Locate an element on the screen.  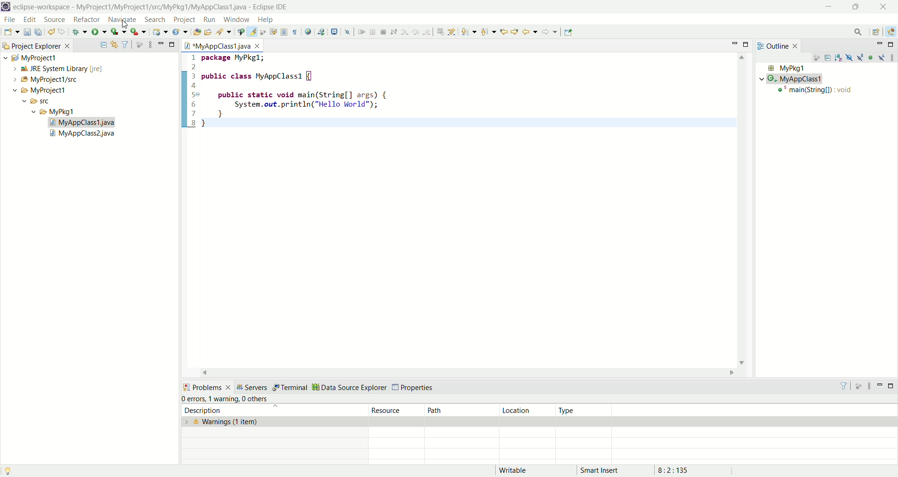
view menu is located at coordinates (892, 57).